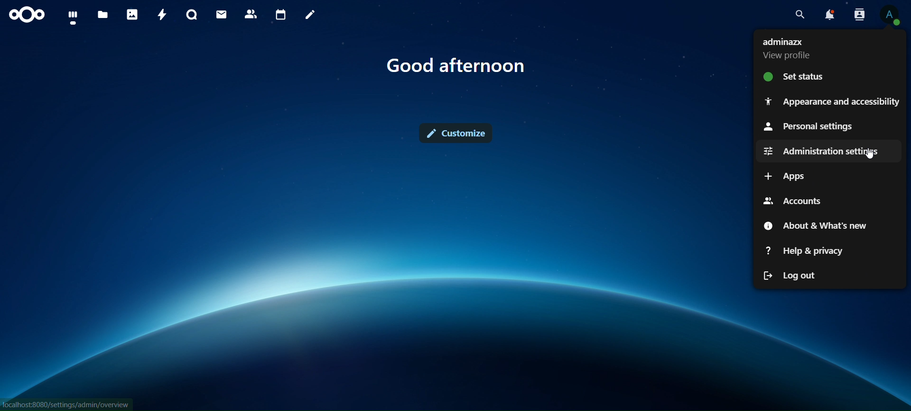 Image resolution: width=911 pixels, height=411 pixels. I want to click on notoifications, so click(830, 15).